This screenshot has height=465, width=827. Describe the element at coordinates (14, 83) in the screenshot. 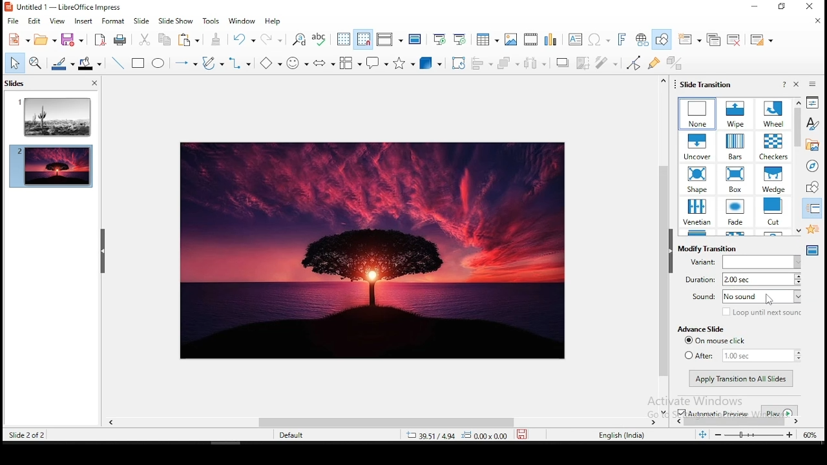

I see `slides` at that location.